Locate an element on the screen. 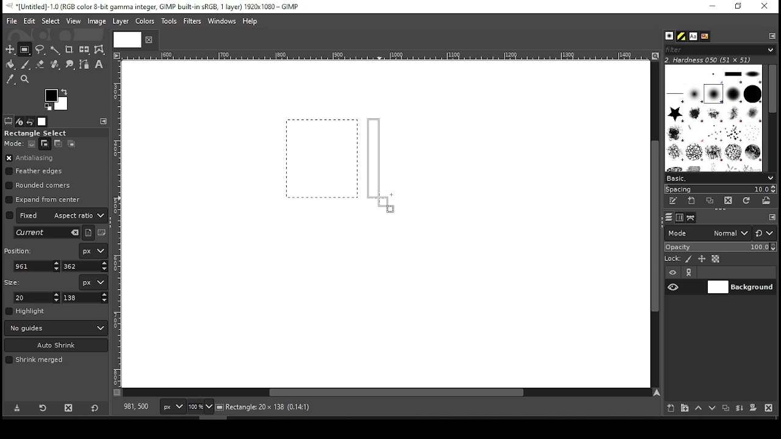 The height and width of the screenshot is (439, 781). save tool preset is located at coordinates (18, 407).